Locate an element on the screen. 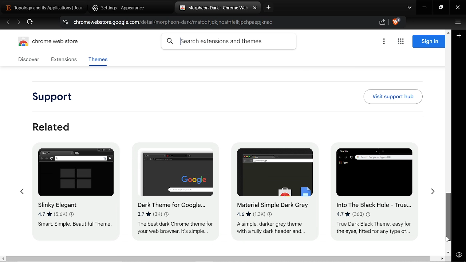 The image size is (466, 262). scroll bar is located at coordinates (292, 259).